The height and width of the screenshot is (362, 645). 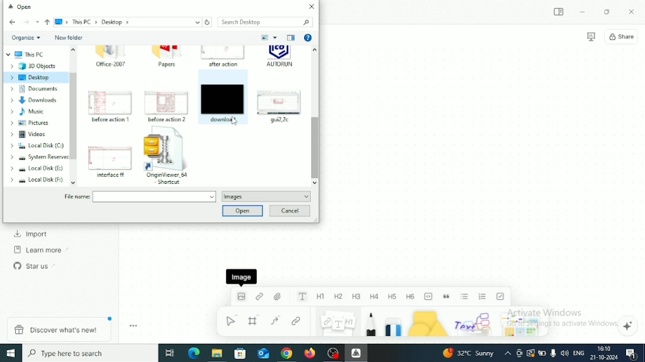 What do you see at coordinates (579, 352) in the screenshot?
I see `Language` at bounding box center [579, 352].